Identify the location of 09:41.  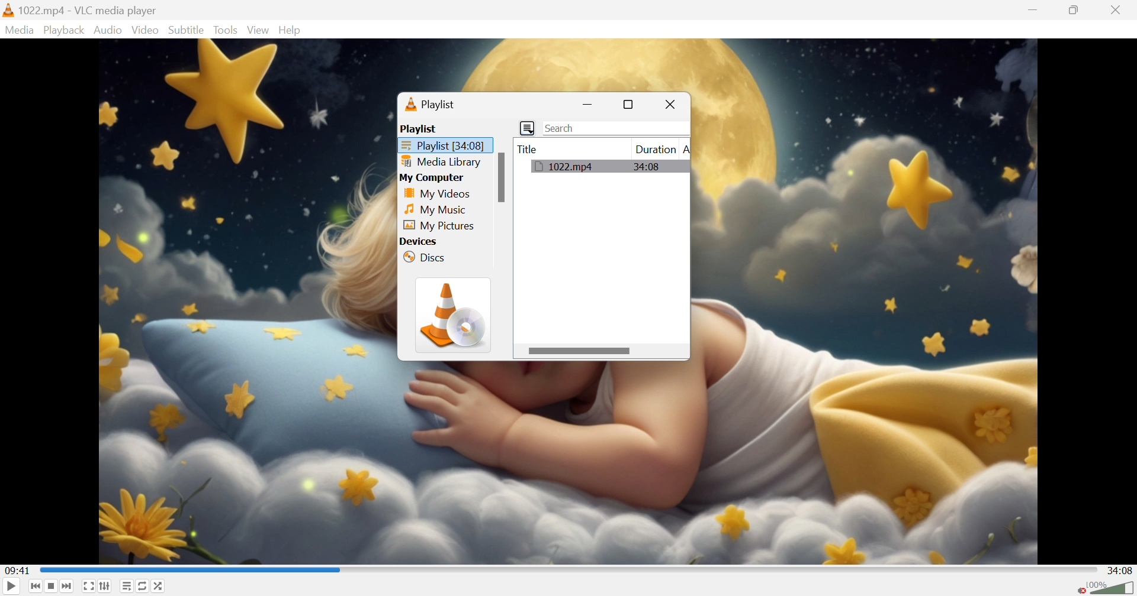
(18, 568).